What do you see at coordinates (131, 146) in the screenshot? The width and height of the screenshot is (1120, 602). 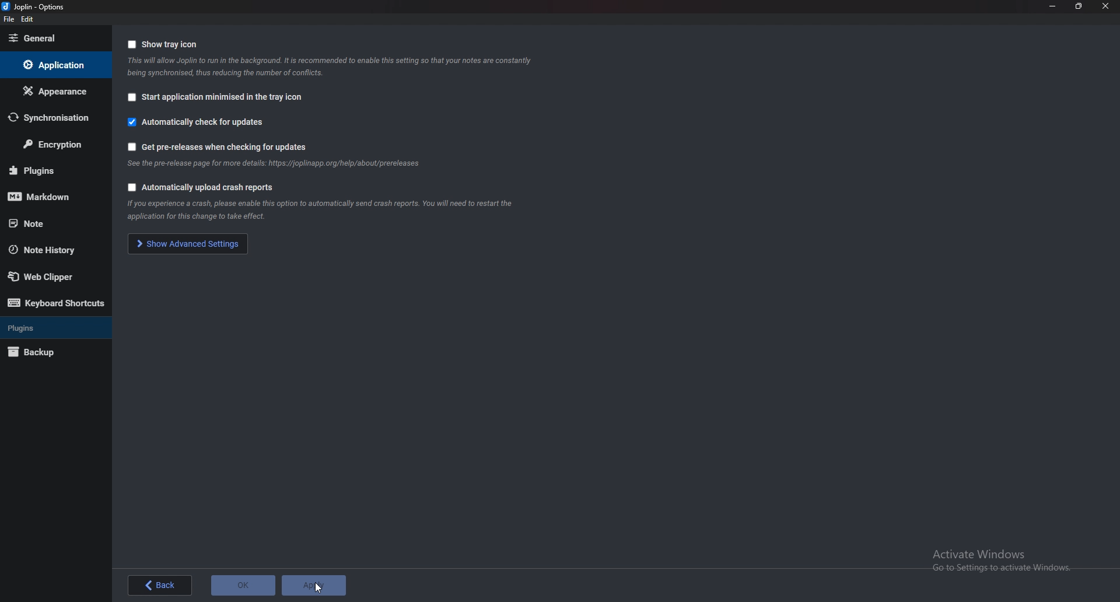 I see `Checkbox ` at bounding box center [131, 146].